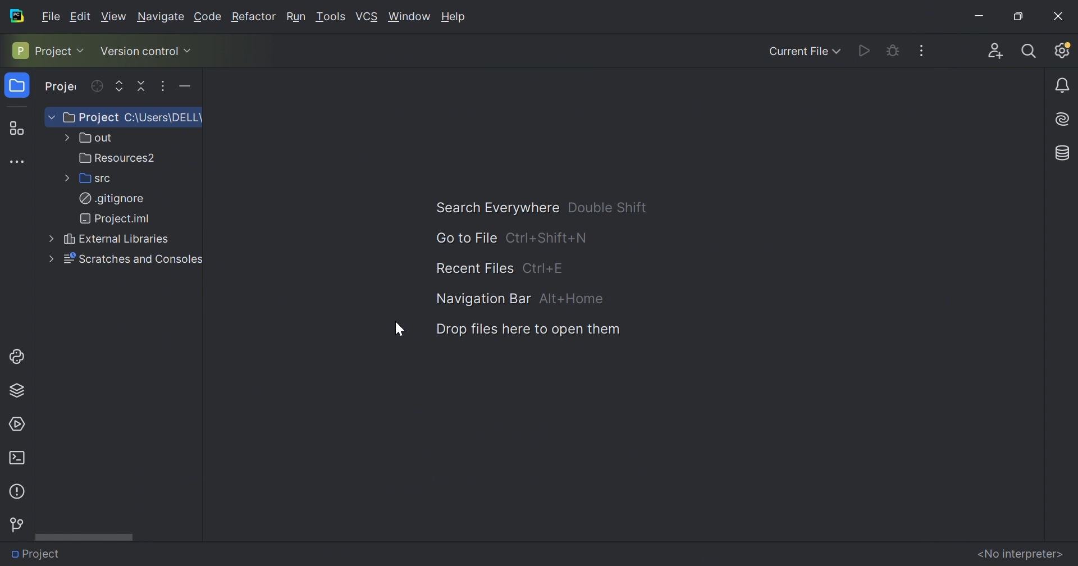 The width and height of the screenshot is (1078, 566). What do you see at coordinates (865, 50) in the screenshot?
I see `Run PythonProgram.py` at bounding box center [865, 50].